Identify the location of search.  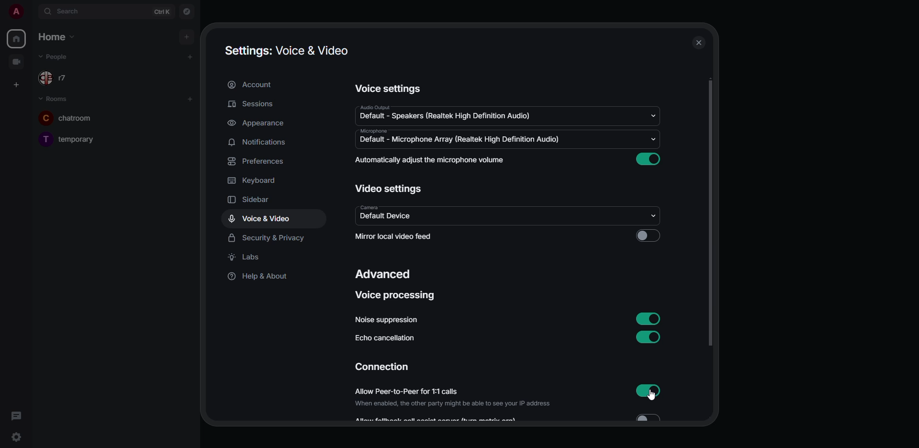
(71, 11).